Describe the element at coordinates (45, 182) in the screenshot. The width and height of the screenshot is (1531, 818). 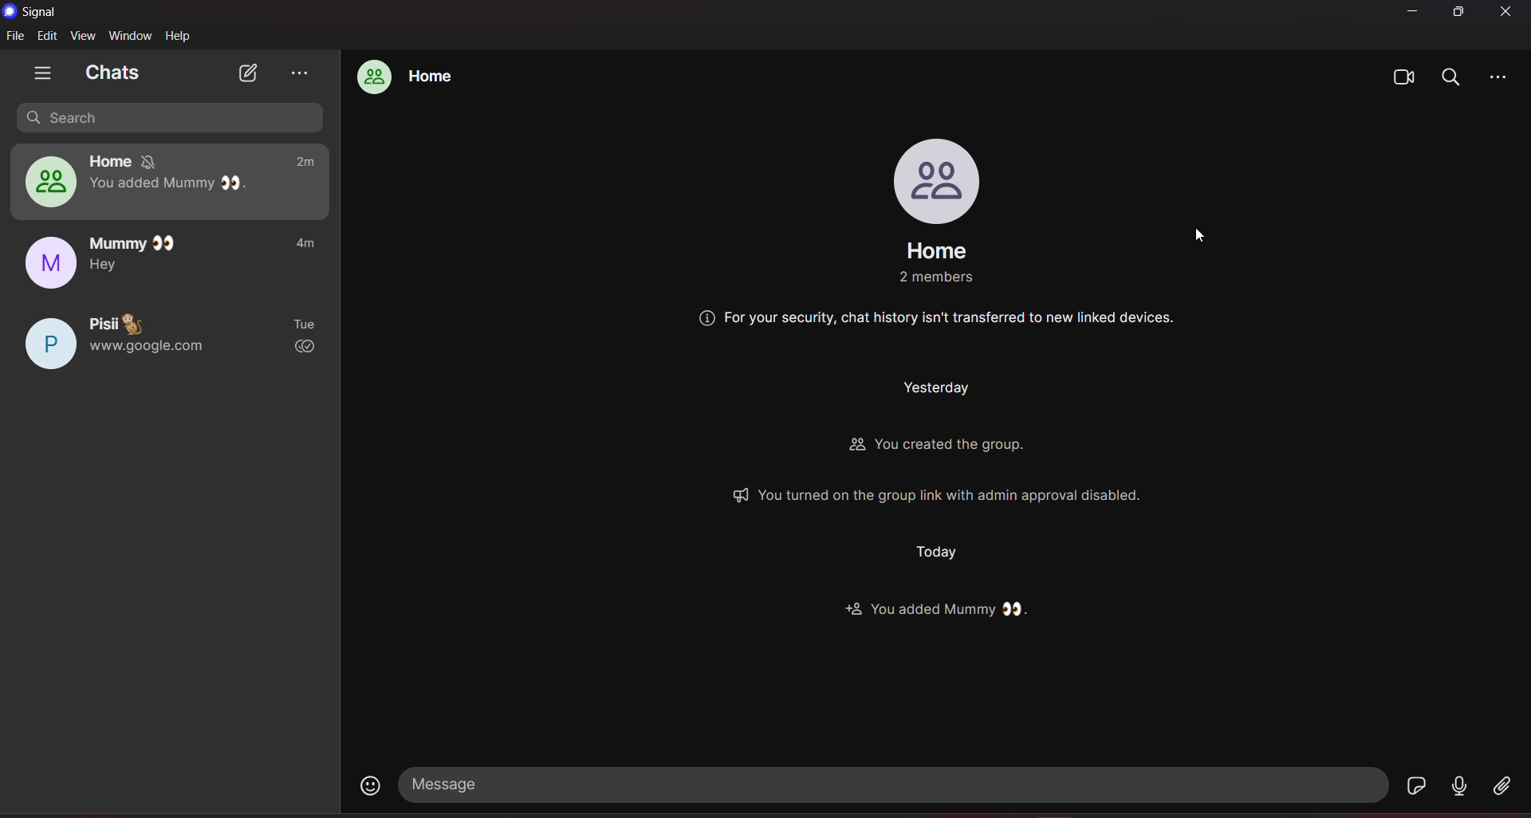
I see `home group chat profile picture` at that location.